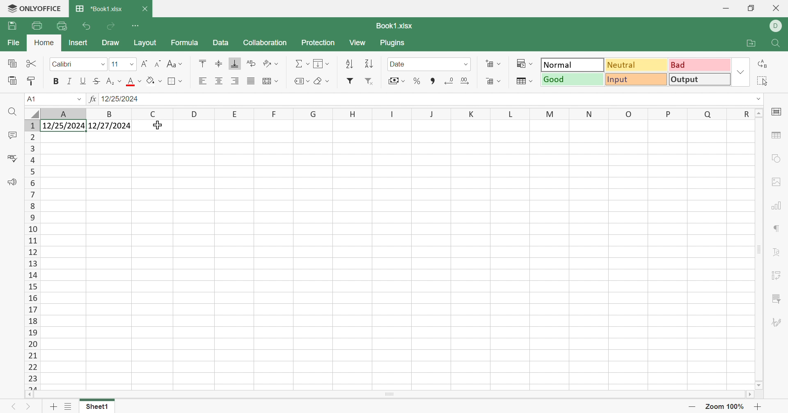 The image size is (788, 413). What do you see at coordinates (114, 81) in the screenshot?
I see `Superscript / Subscript` at bounding box center [114, 81].